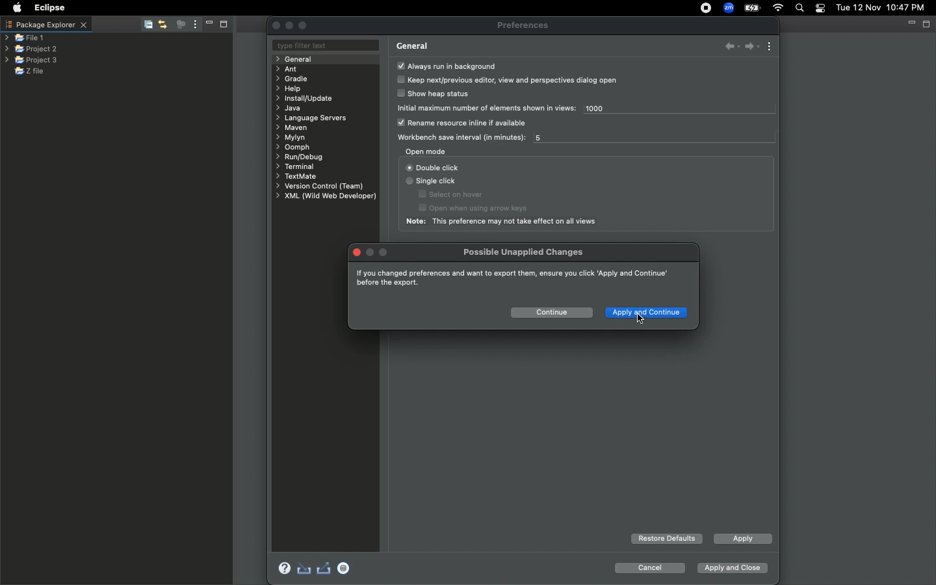  What do you see at coordinates (385, 251) in the screenshot?
I see `maximize` at bounding box center [385, 251].